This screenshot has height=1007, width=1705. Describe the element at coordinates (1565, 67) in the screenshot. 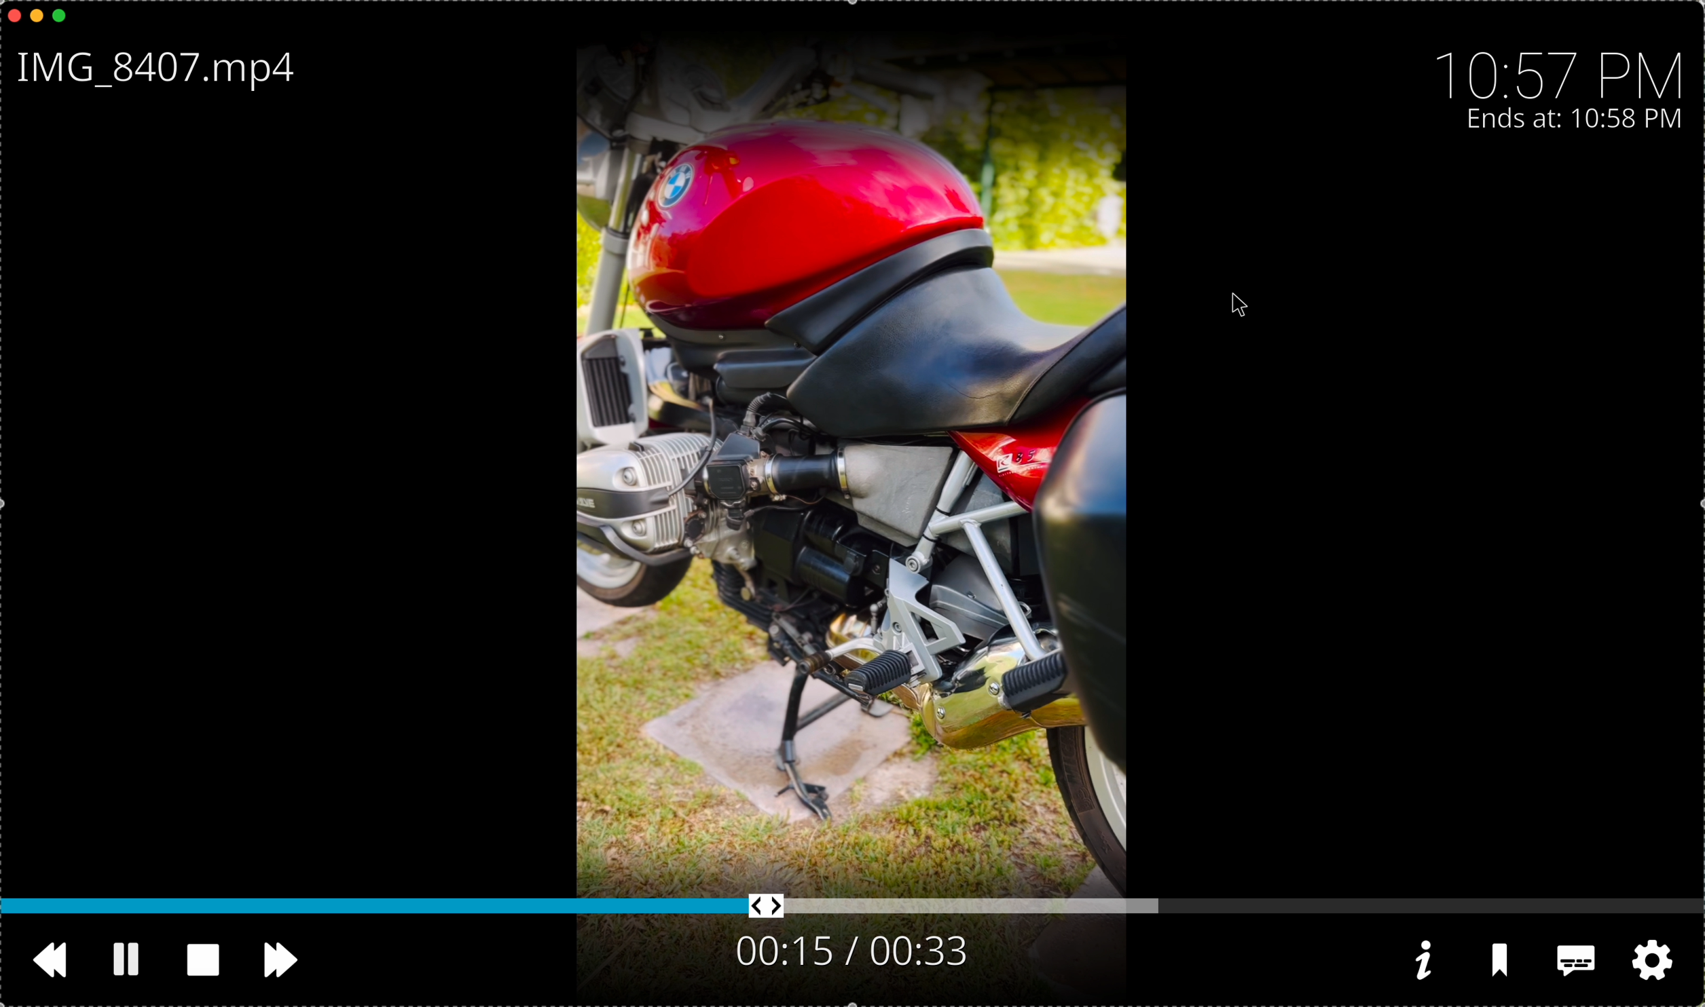

I see `10:57 PM` at that location.